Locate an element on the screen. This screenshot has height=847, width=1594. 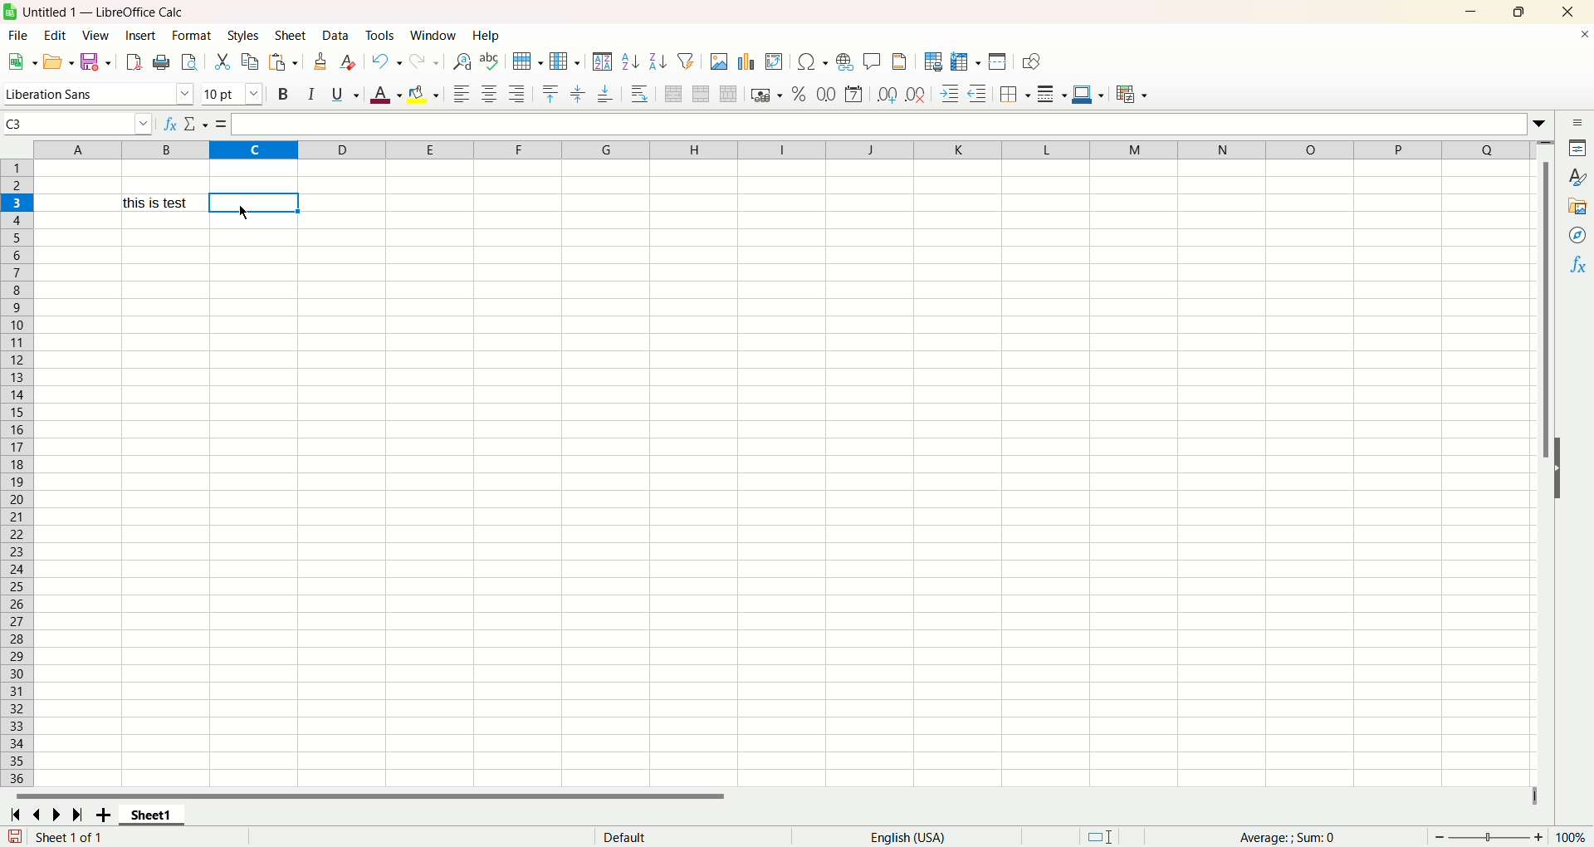
print is located at coordinates (161, 63).